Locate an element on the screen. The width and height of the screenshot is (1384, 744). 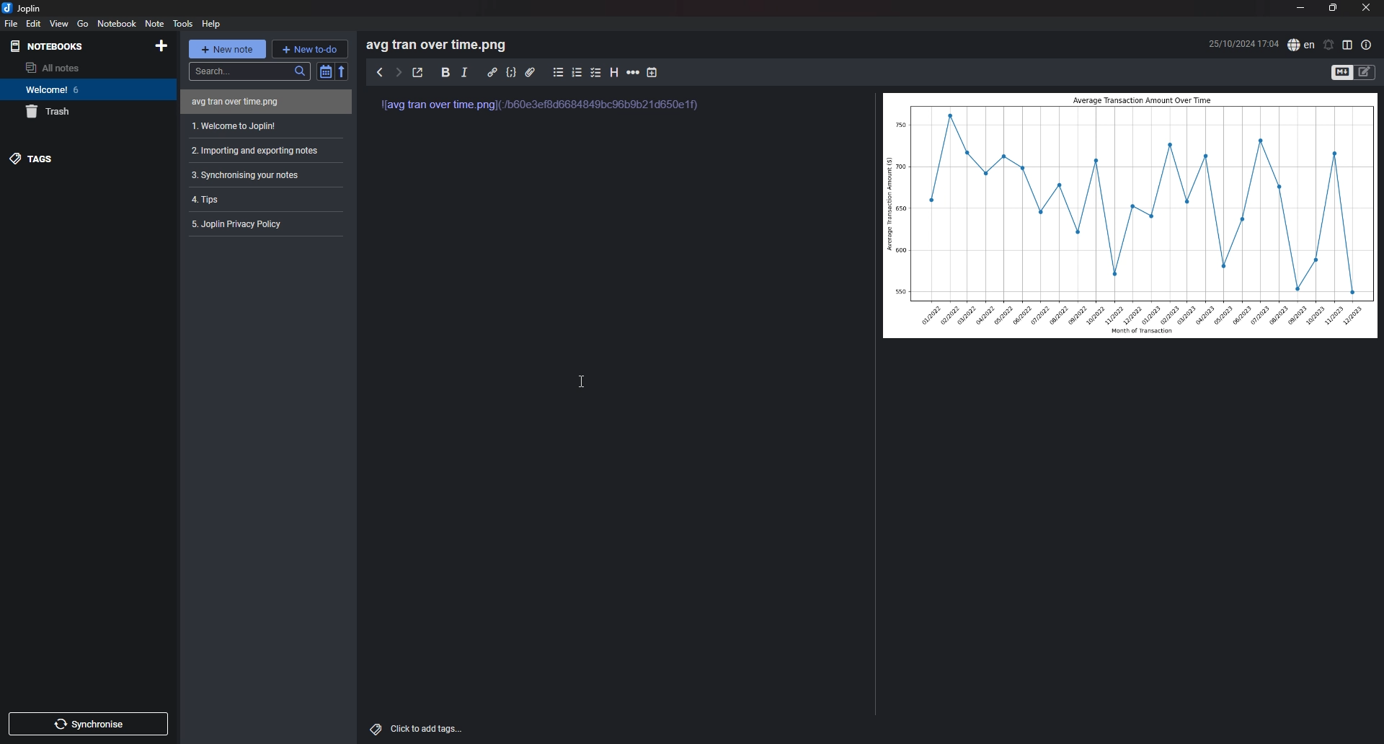
Average transaction Overtime Graph is located at coordinates (1130, 216).